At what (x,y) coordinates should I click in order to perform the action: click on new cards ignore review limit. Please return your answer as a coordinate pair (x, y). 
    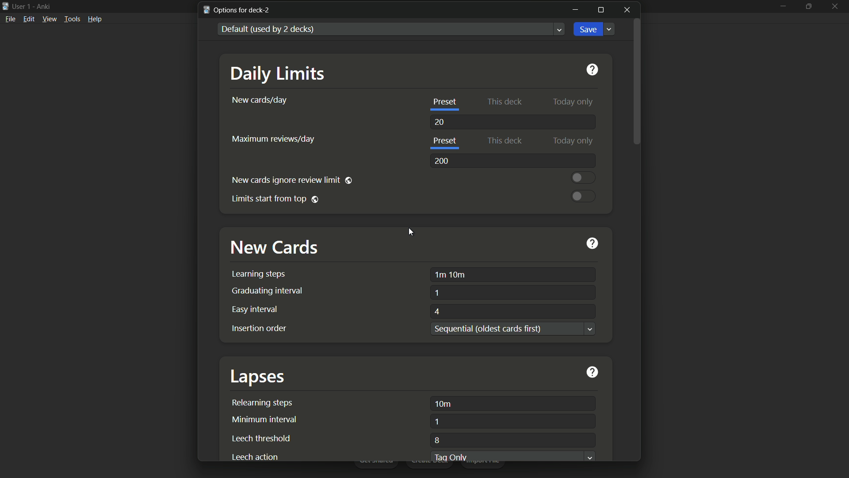
    Looking at the image, I should click on (292, 181).